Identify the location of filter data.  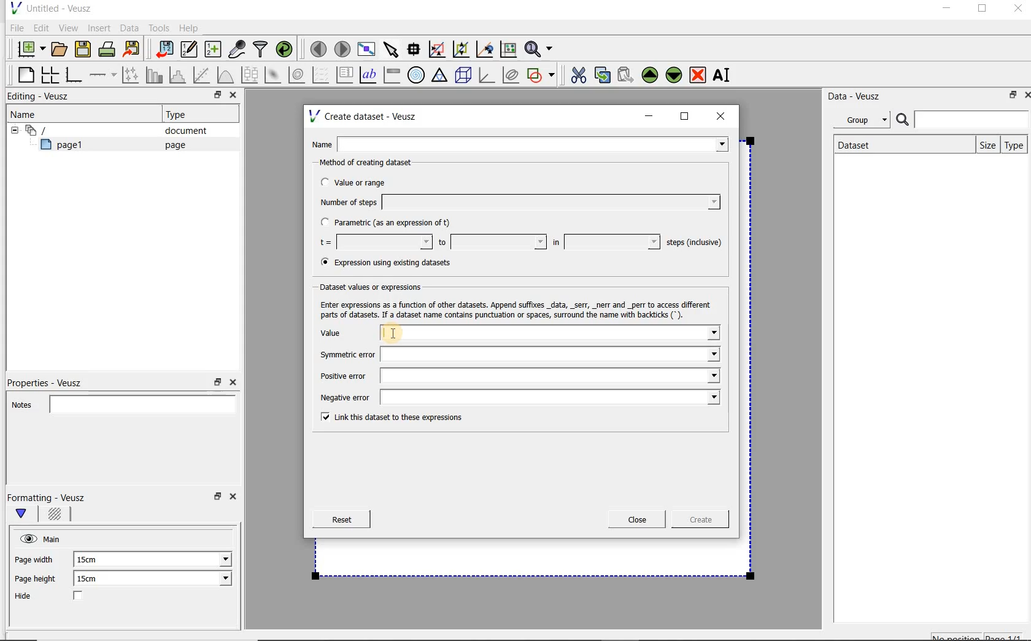
(261, 50).